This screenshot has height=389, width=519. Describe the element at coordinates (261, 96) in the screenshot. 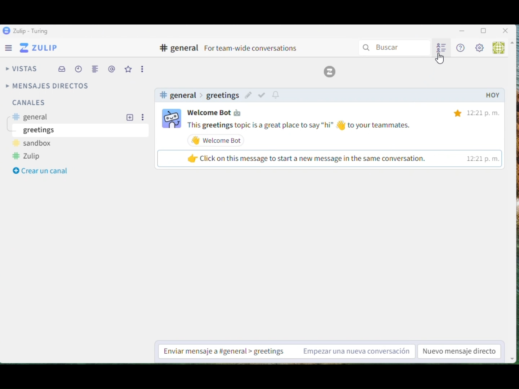

I see `mark` at that location.